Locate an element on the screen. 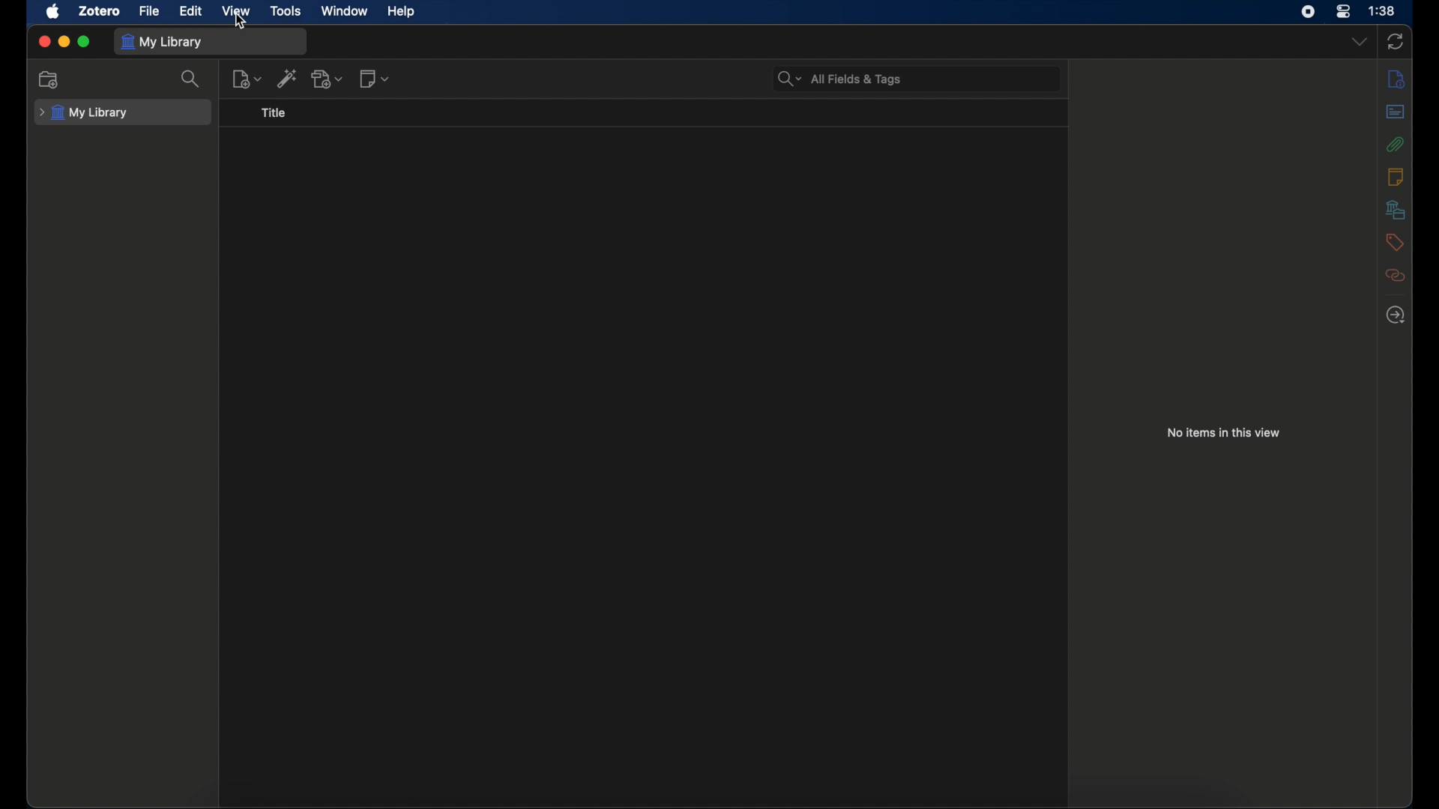 Image resolution: width=1439 pixels, height=809 pixels. maximize is located at coordinates (85, 42).